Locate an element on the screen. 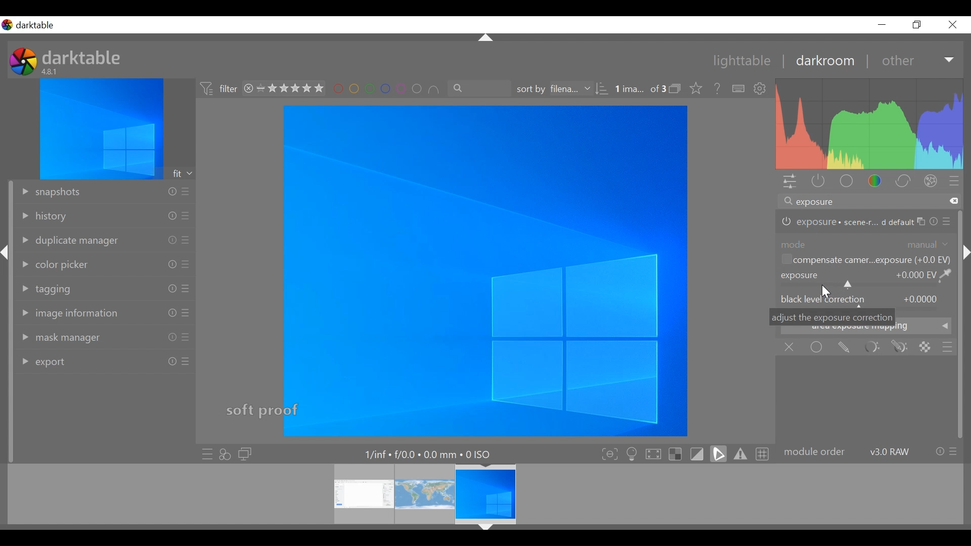 The height and width of the screenshot is (546, 971). exposure is located at coordinates (846, 222).